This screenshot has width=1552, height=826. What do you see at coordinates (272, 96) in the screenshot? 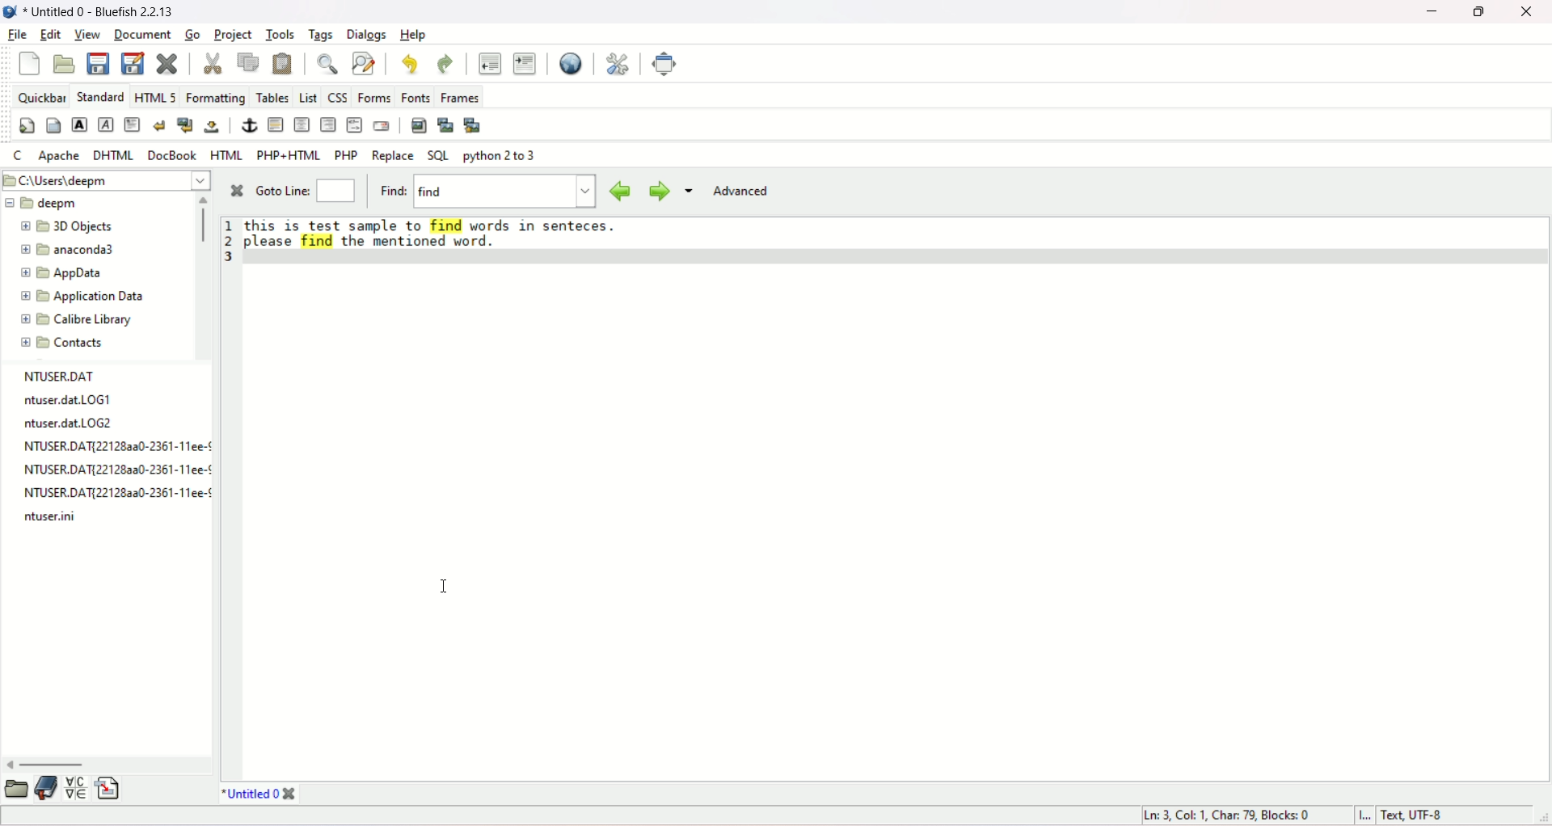
I see `tables` at bounding box center [272, 96].